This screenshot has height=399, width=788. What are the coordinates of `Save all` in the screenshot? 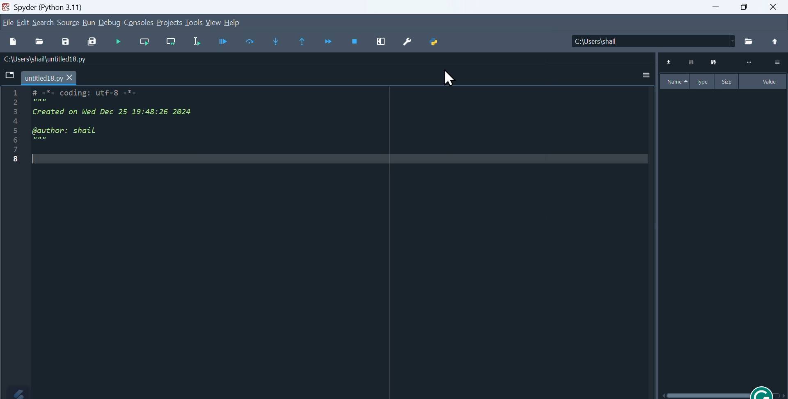 It's located at (94, 41).